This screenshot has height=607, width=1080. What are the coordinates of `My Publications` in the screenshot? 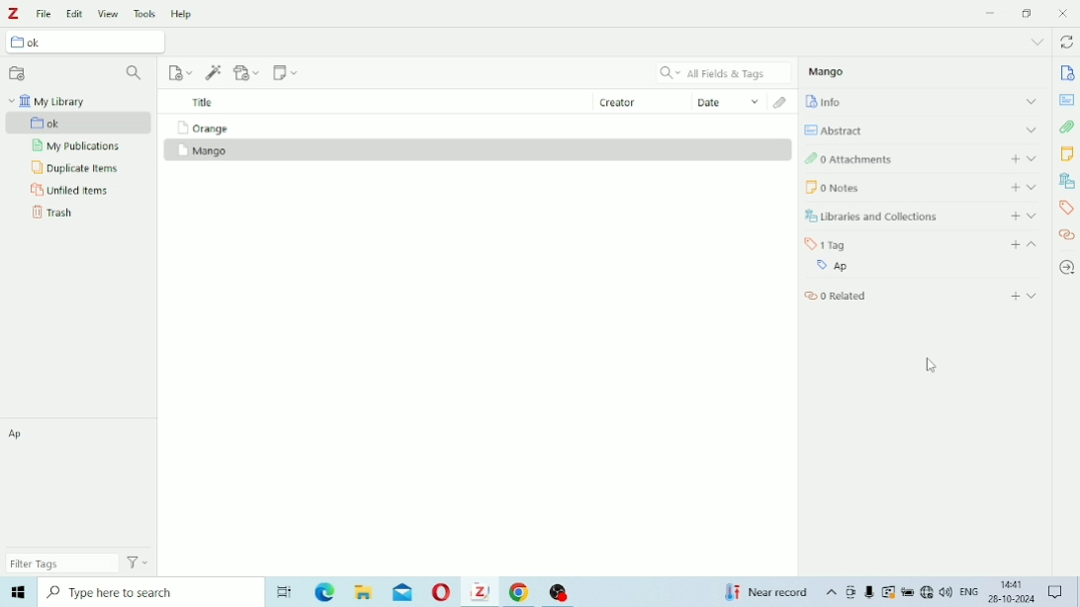 It's located at (77, 146).